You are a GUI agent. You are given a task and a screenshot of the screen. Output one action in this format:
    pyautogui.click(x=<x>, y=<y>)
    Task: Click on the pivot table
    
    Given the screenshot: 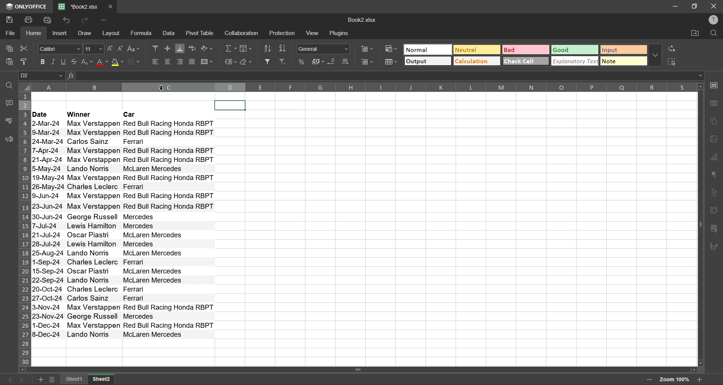 What is the action you would take?
    pyautogui.click(x=713, y=212)
    